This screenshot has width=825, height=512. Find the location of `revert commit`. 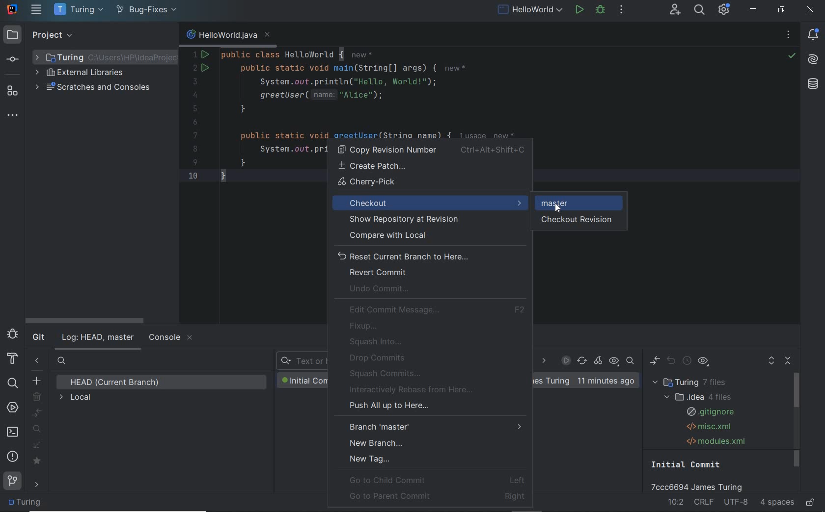

revert commit is located at coordinates (378, 273).